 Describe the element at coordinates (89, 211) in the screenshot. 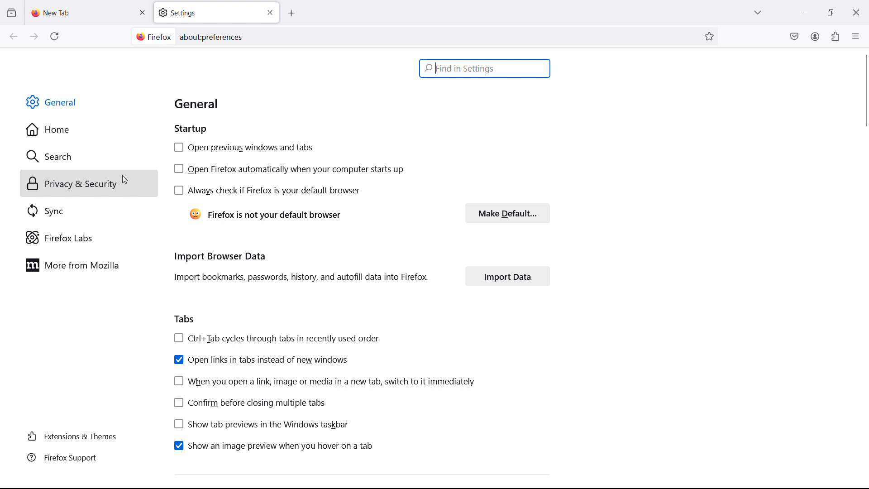

I see `sync` at that location.